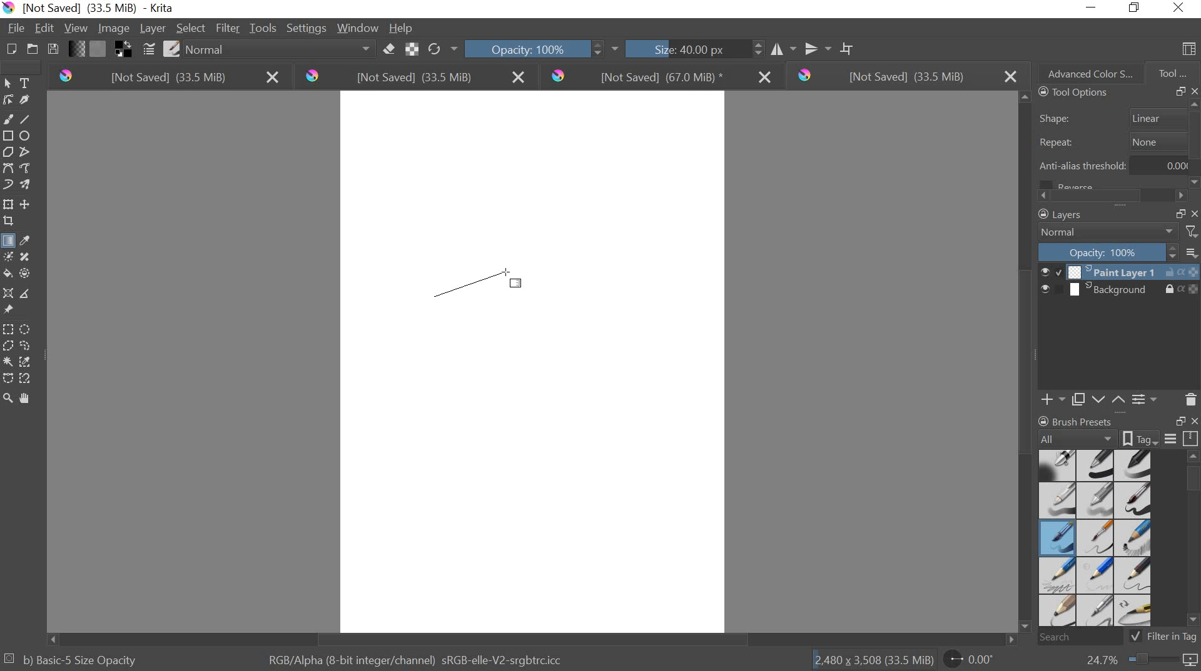  What do you see at coordinates (413, 49) in the screenshot?
I see `PRESERVE ALPHA` at bounding box center [413, 49].